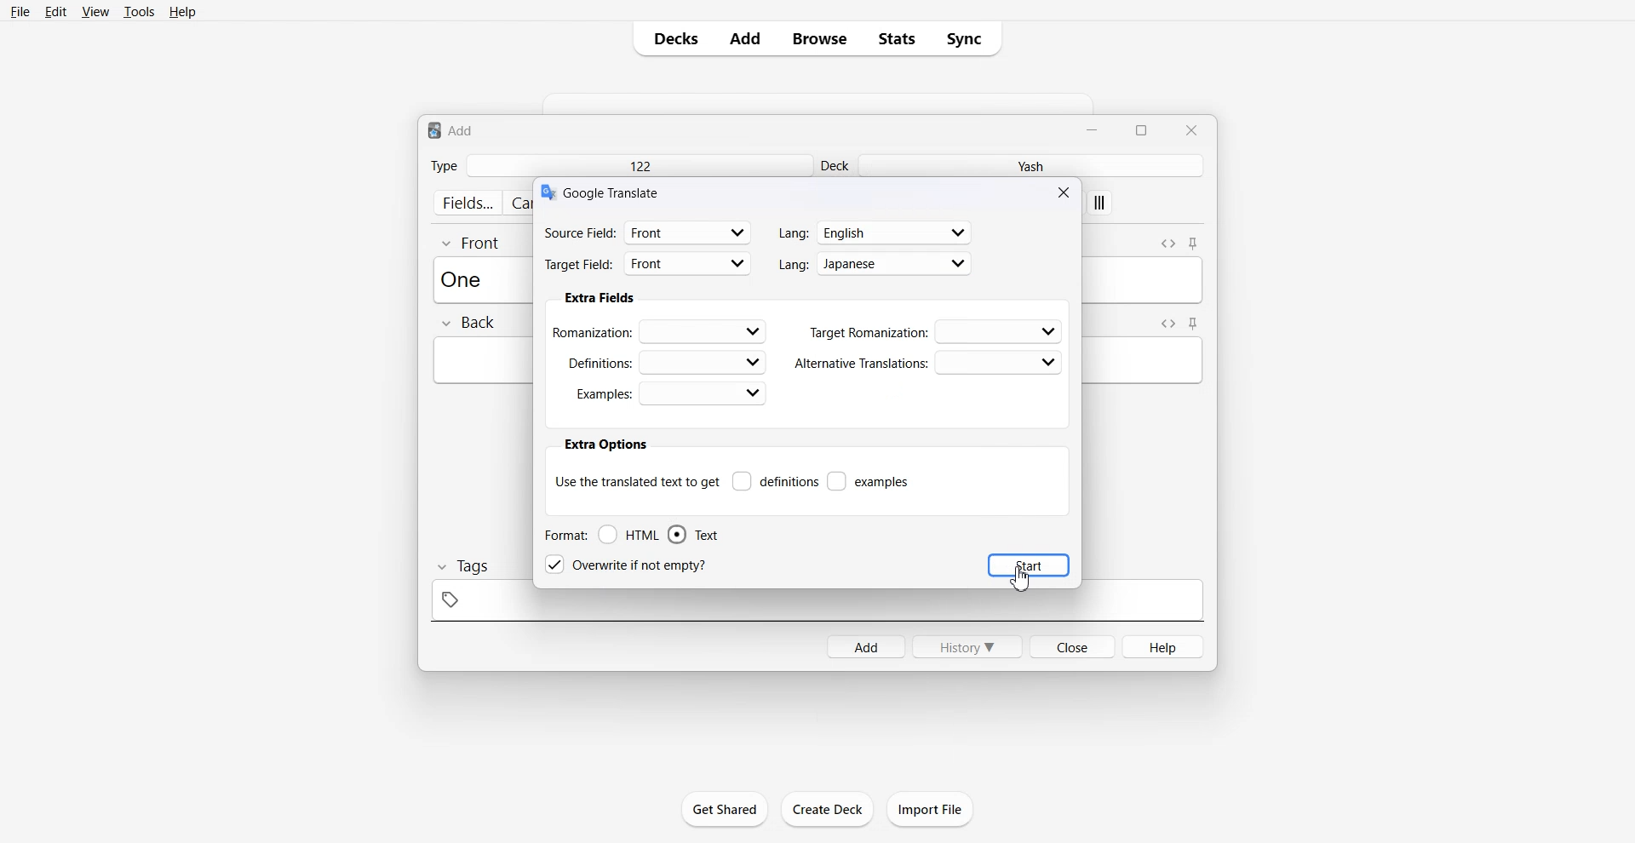 The width and height of the screenshot is (1635, 843). Describe the element at coordinates (837, 165) in the screenshot. I see `Deck` at that location.